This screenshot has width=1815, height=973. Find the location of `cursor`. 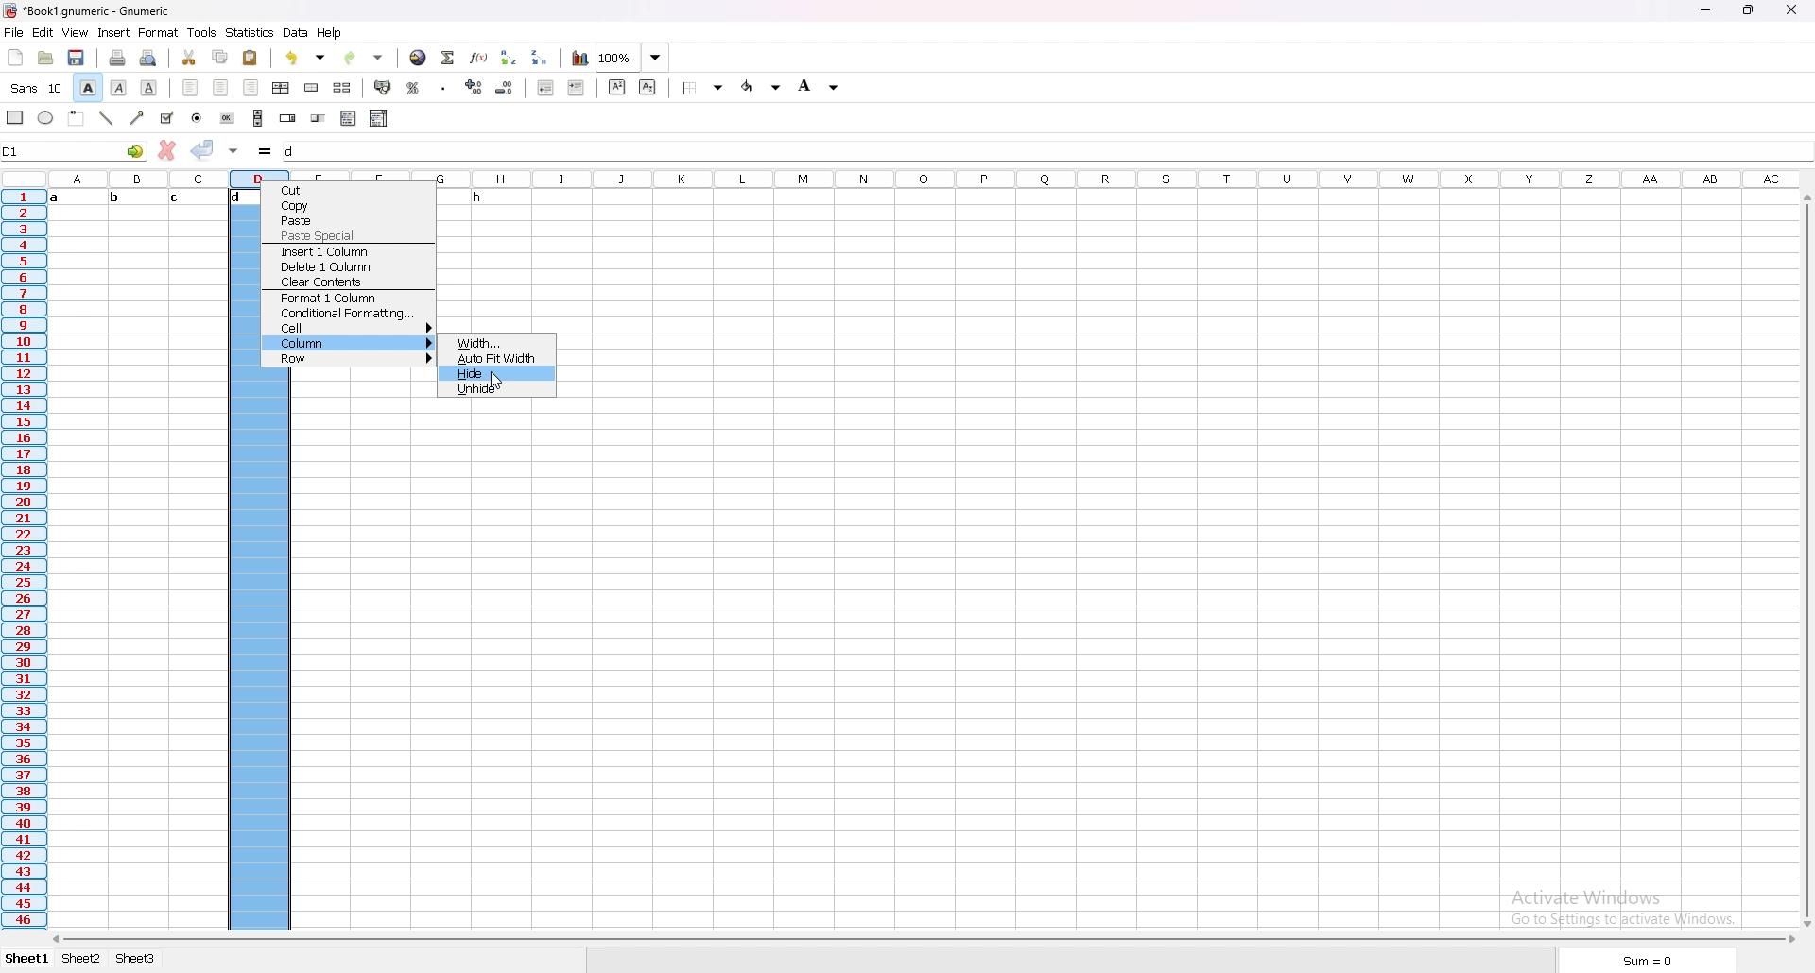

cursor is located at coordinates (494, 380).